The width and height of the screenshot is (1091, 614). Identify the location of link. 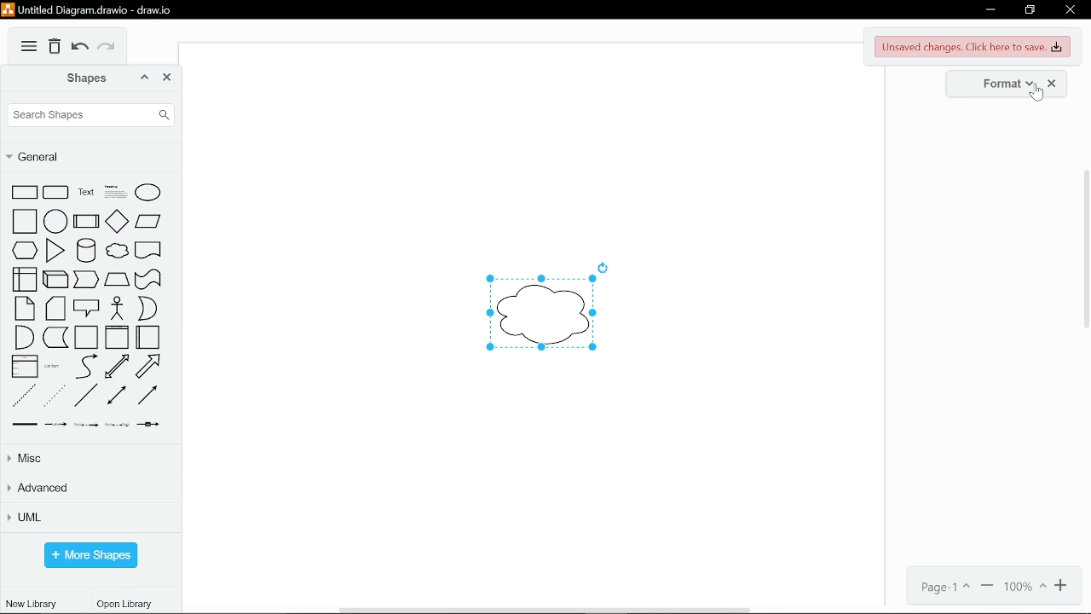
(21, 423).